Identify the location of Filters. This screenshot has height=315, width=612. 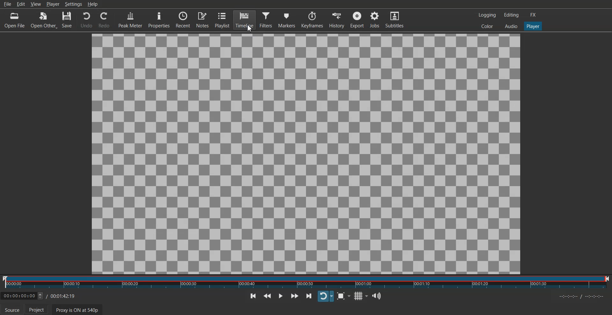
(266, 19).